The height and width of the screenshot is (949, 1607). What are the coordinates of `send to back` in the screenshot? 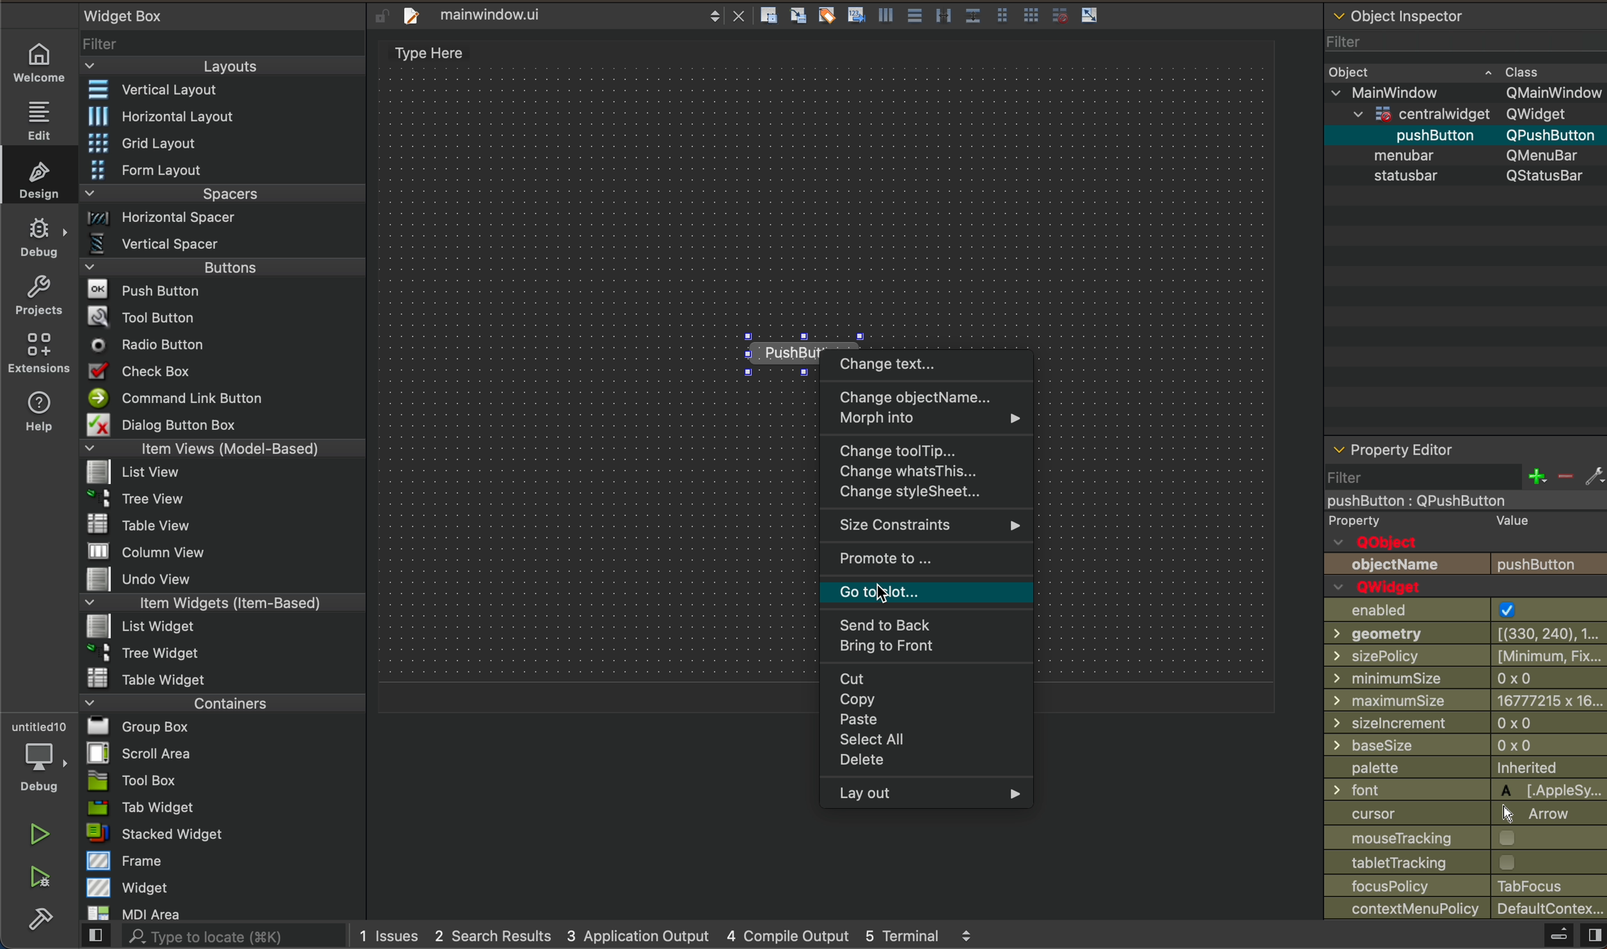 It's located at (933, 626).